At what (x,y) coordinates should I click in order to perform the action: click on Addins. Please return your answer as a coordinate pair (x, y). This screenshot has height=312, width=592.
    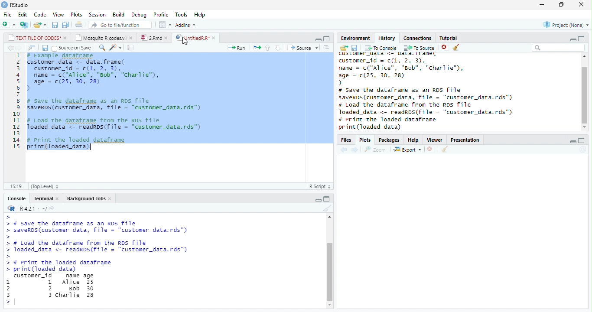
    Looking at the image, I should click on (185, 25).